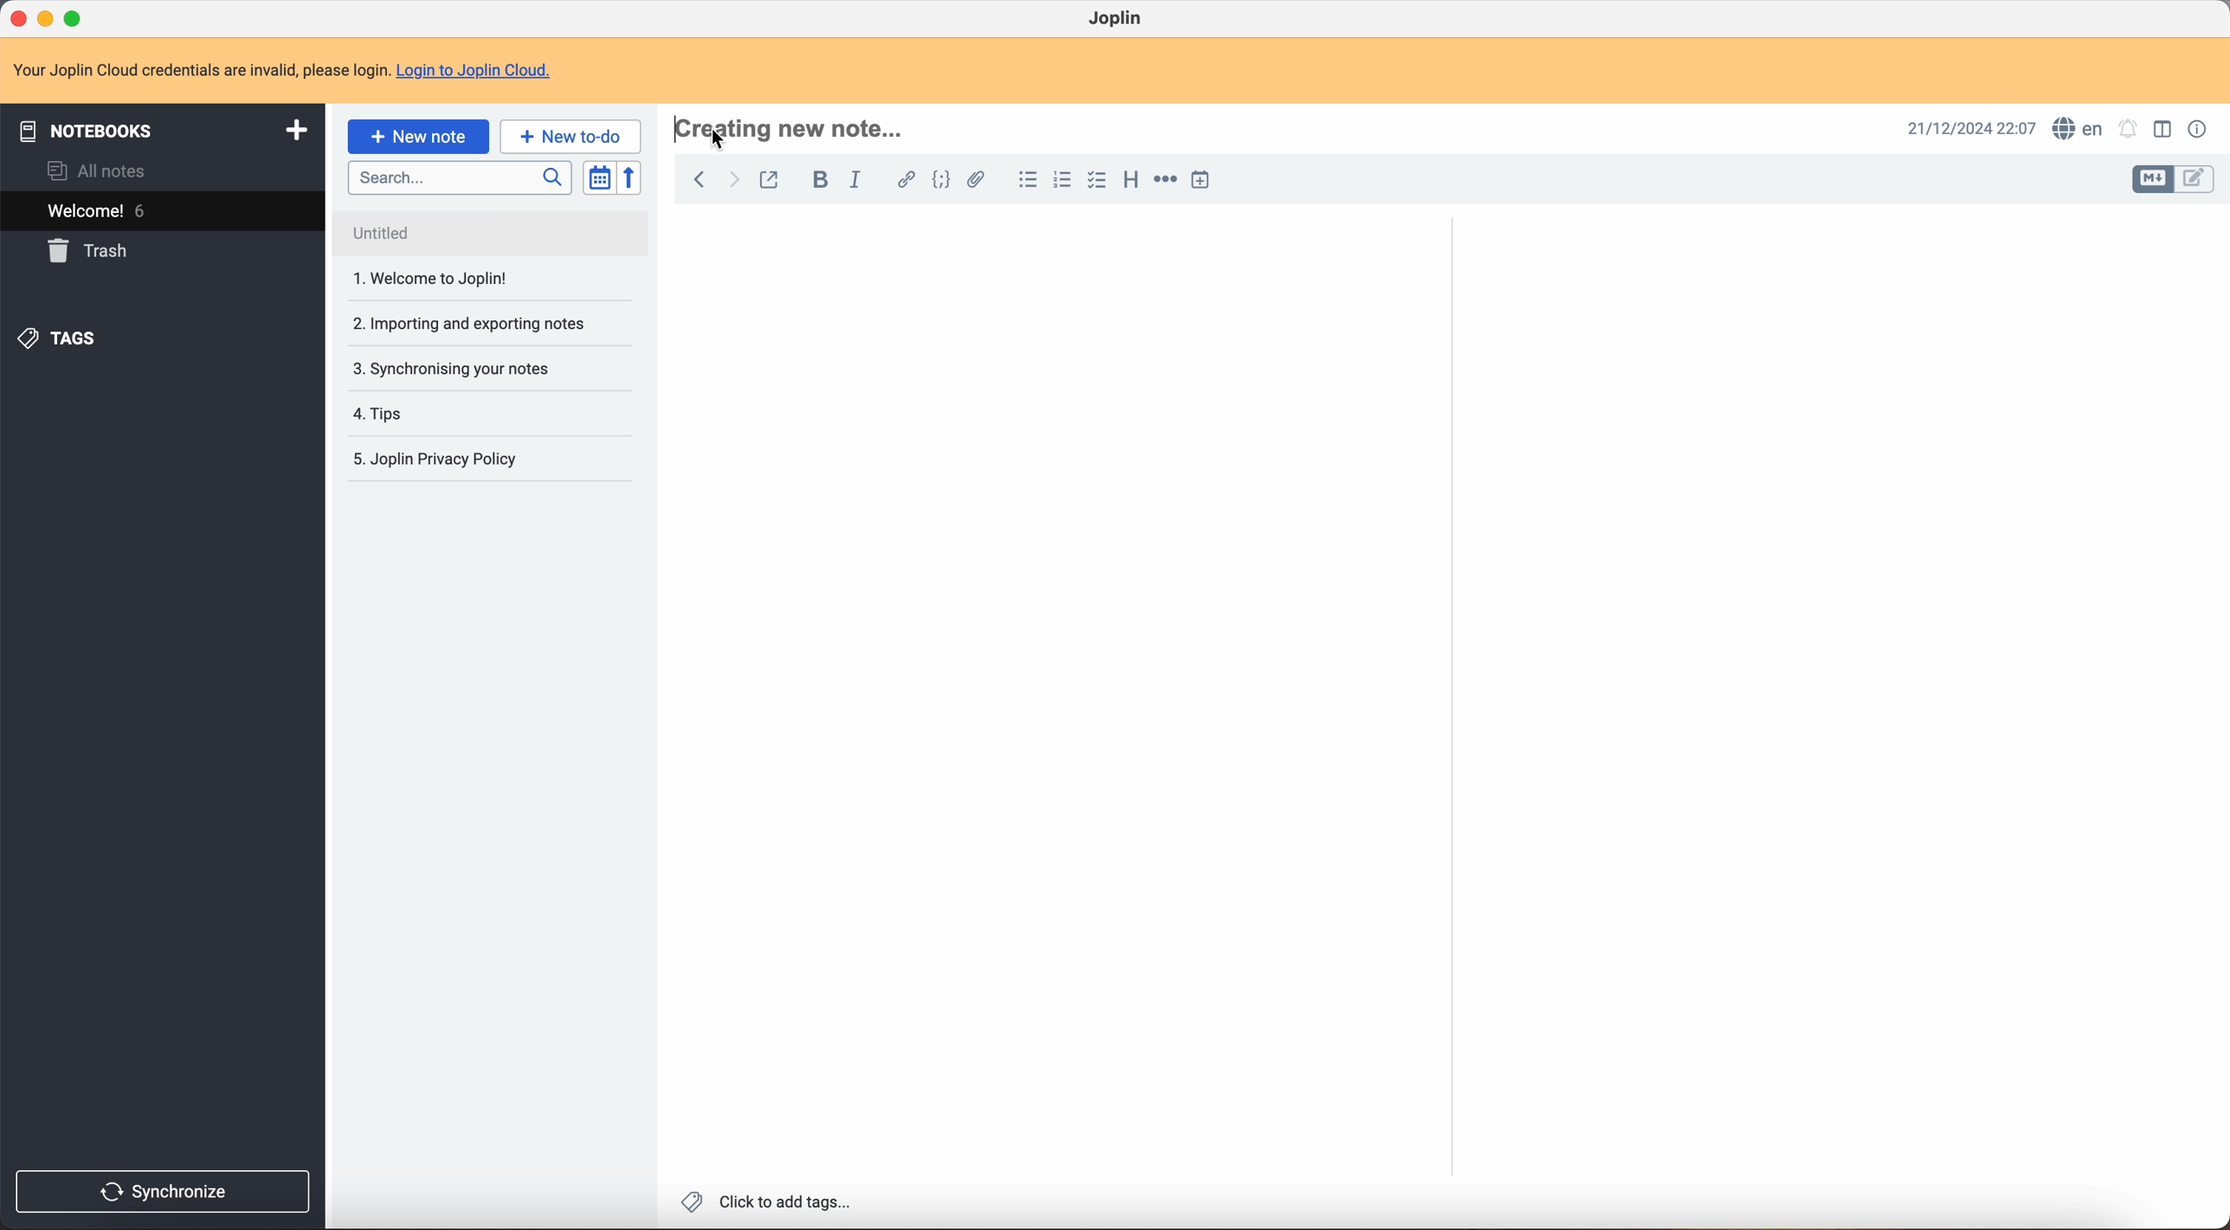  What do you see at coordinates (1833, 654) in the screenshot?
I see `body text` at bounding box center [1833, 654].